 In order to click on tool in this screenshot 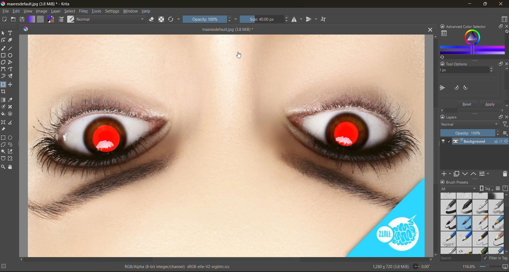, I will do `click(4, 84)`.